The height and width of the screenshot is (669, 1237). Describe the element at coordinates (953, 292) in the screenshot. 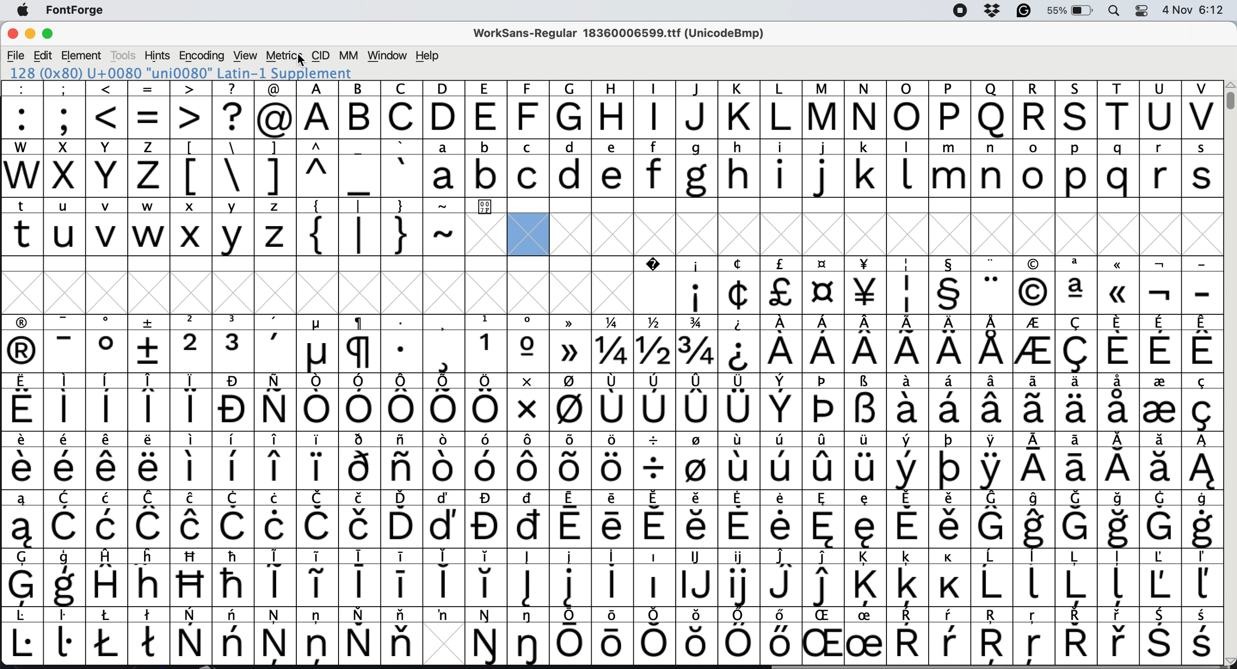

I see `special characters` at that location.